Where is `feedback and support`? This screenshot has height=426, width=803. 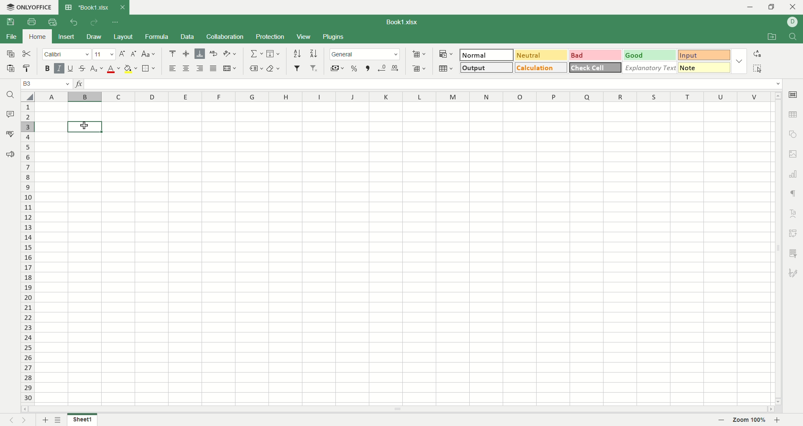 feedback and support is located at coordinates (10, 155).